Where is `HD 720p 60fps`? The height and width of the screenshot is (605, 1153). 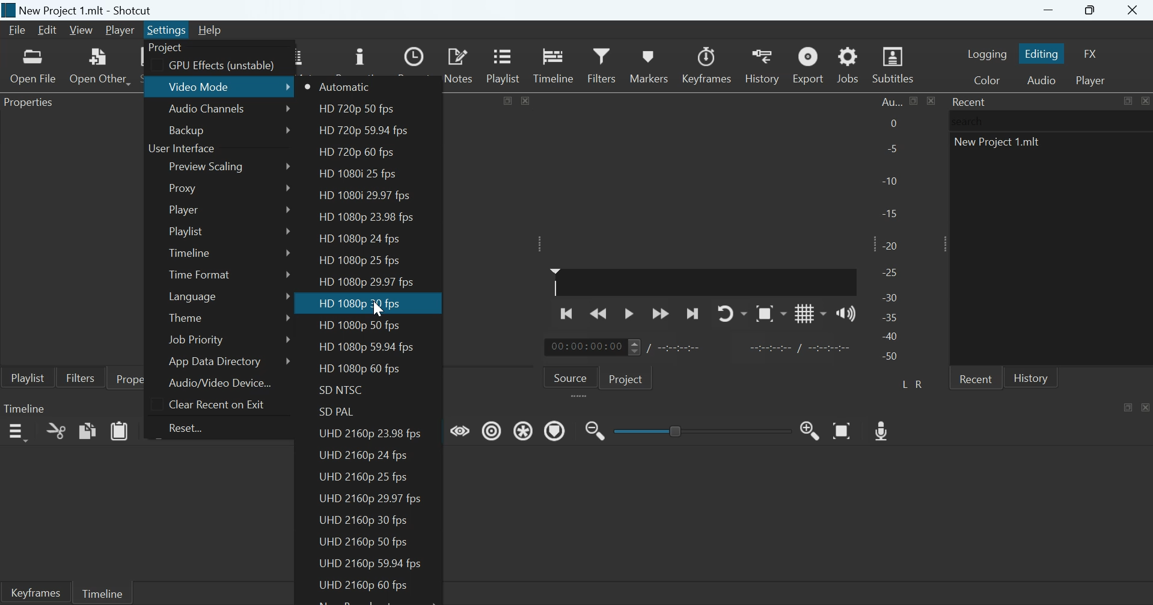 HD 720p 60fps is located at coordinates (356, 153).